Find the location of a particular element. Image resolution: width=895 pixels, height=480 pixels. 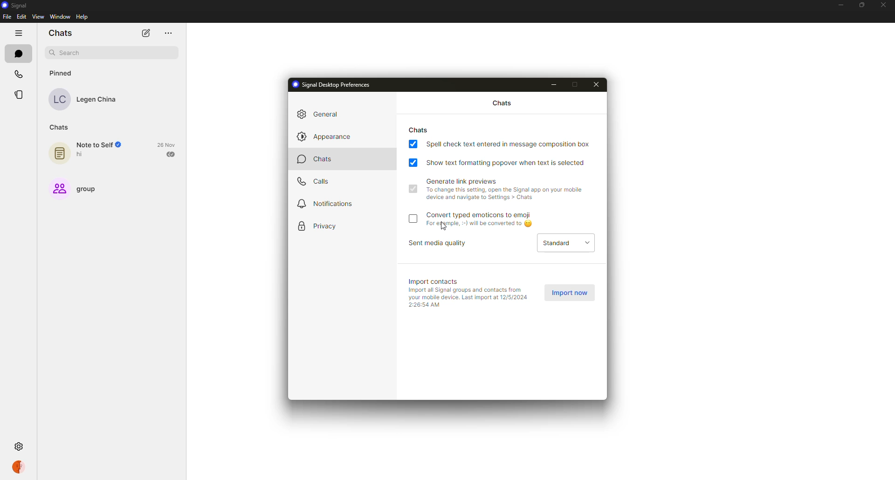

privacy is located at coordinates (320, 226).